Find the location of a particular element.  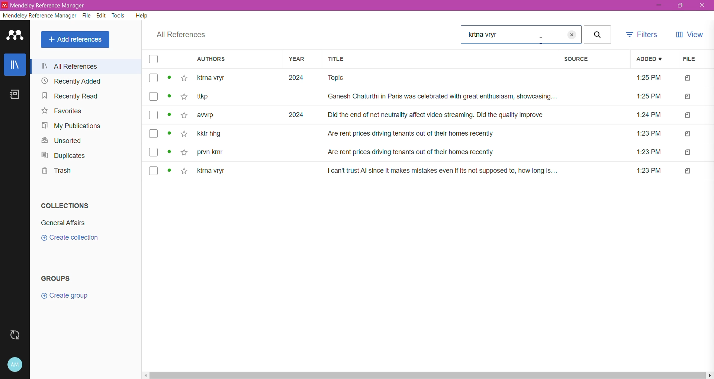

Restore Down is located at coordinates (681, 6).